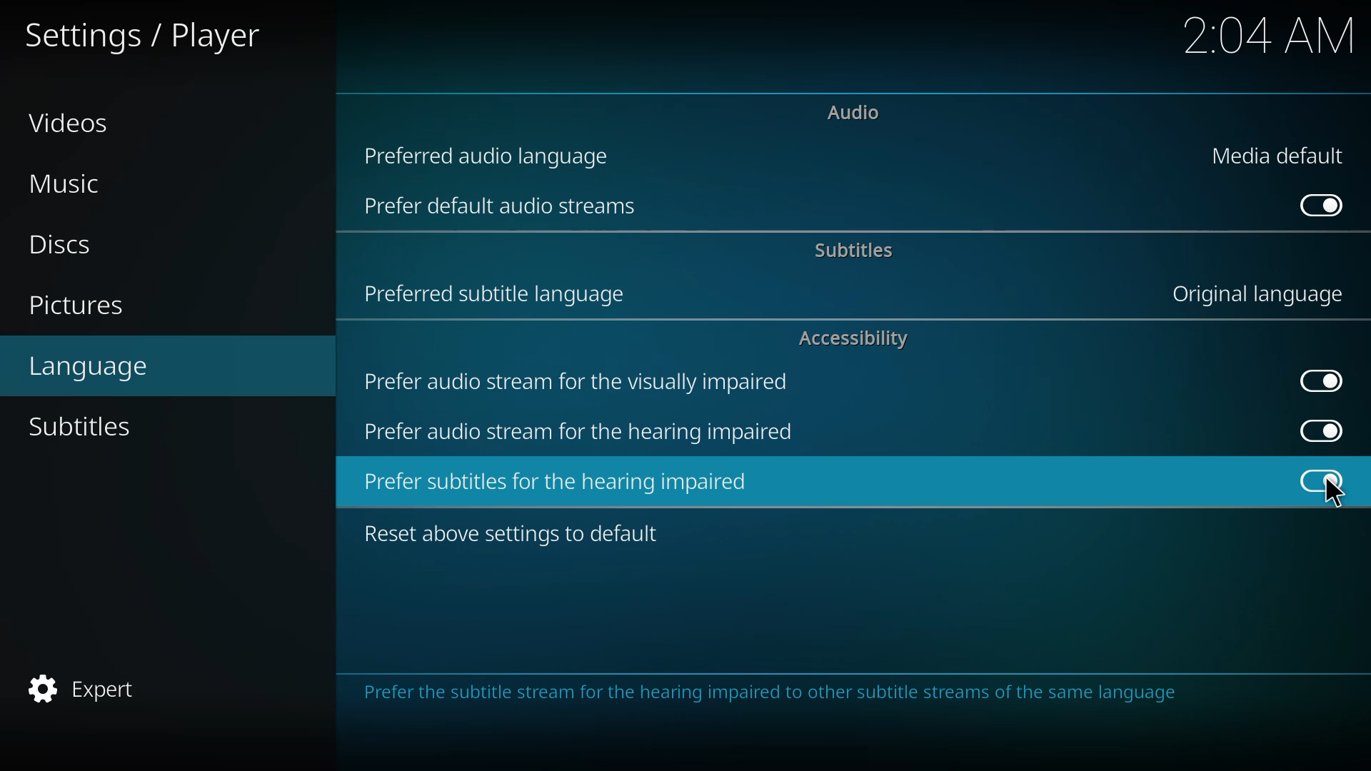 The height and width of the screenshot is (771, 1371). Describe the element at coordinates (498, 291) in the screenshot. I see `preferred subtitle language` at that location.